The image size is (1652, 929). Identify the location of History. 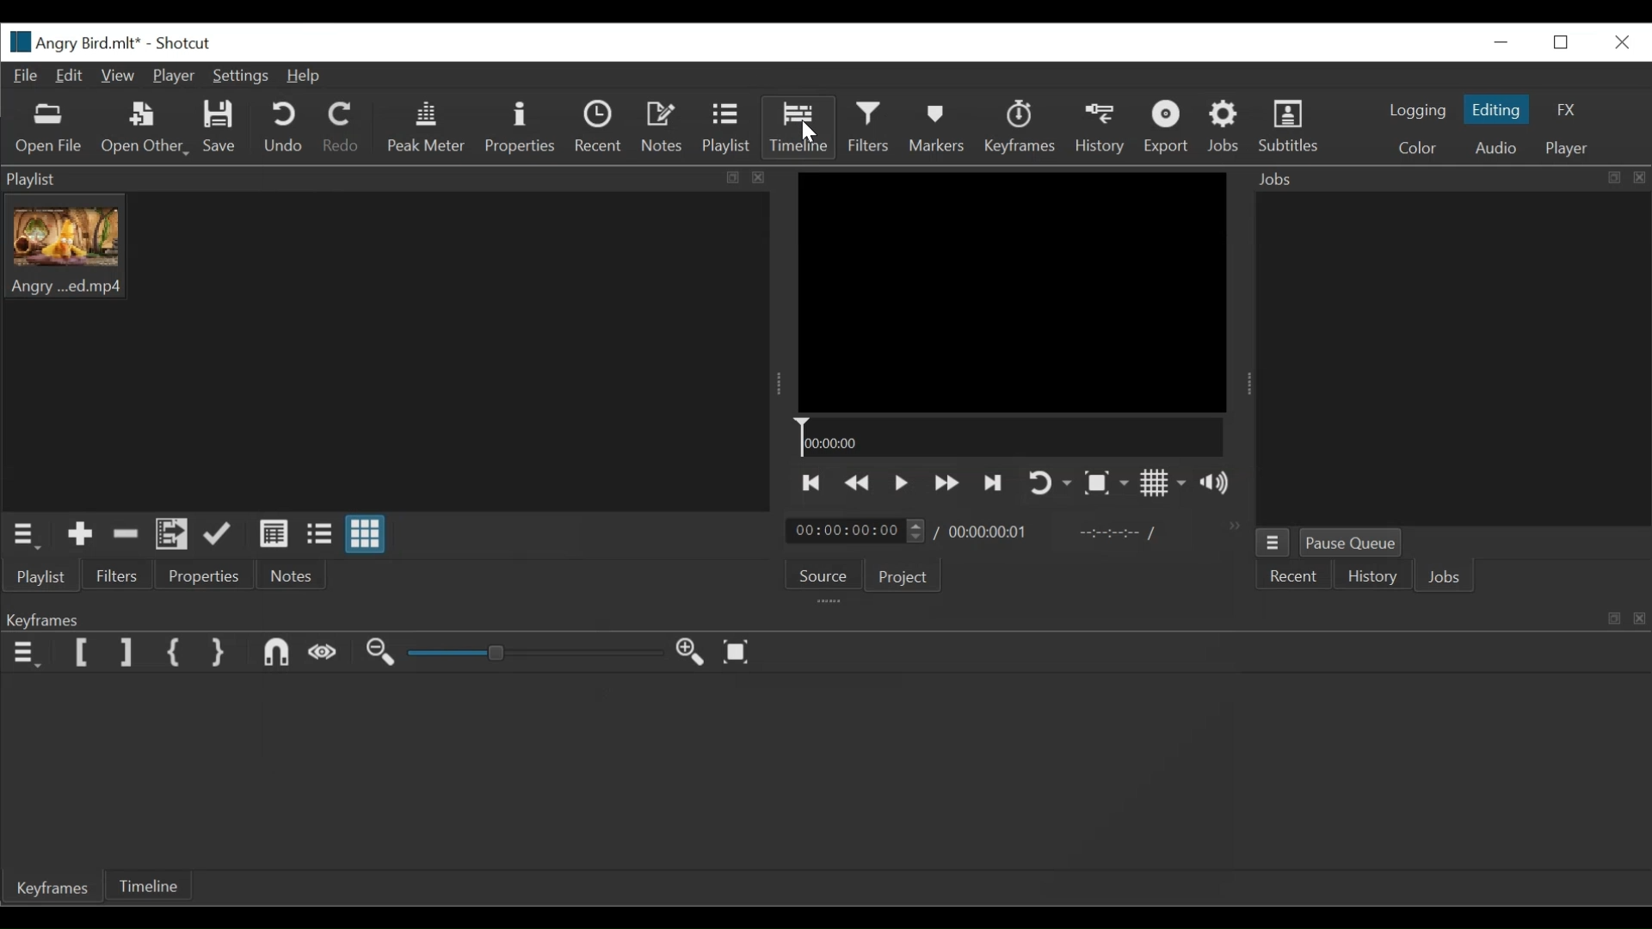
(1101, 130).